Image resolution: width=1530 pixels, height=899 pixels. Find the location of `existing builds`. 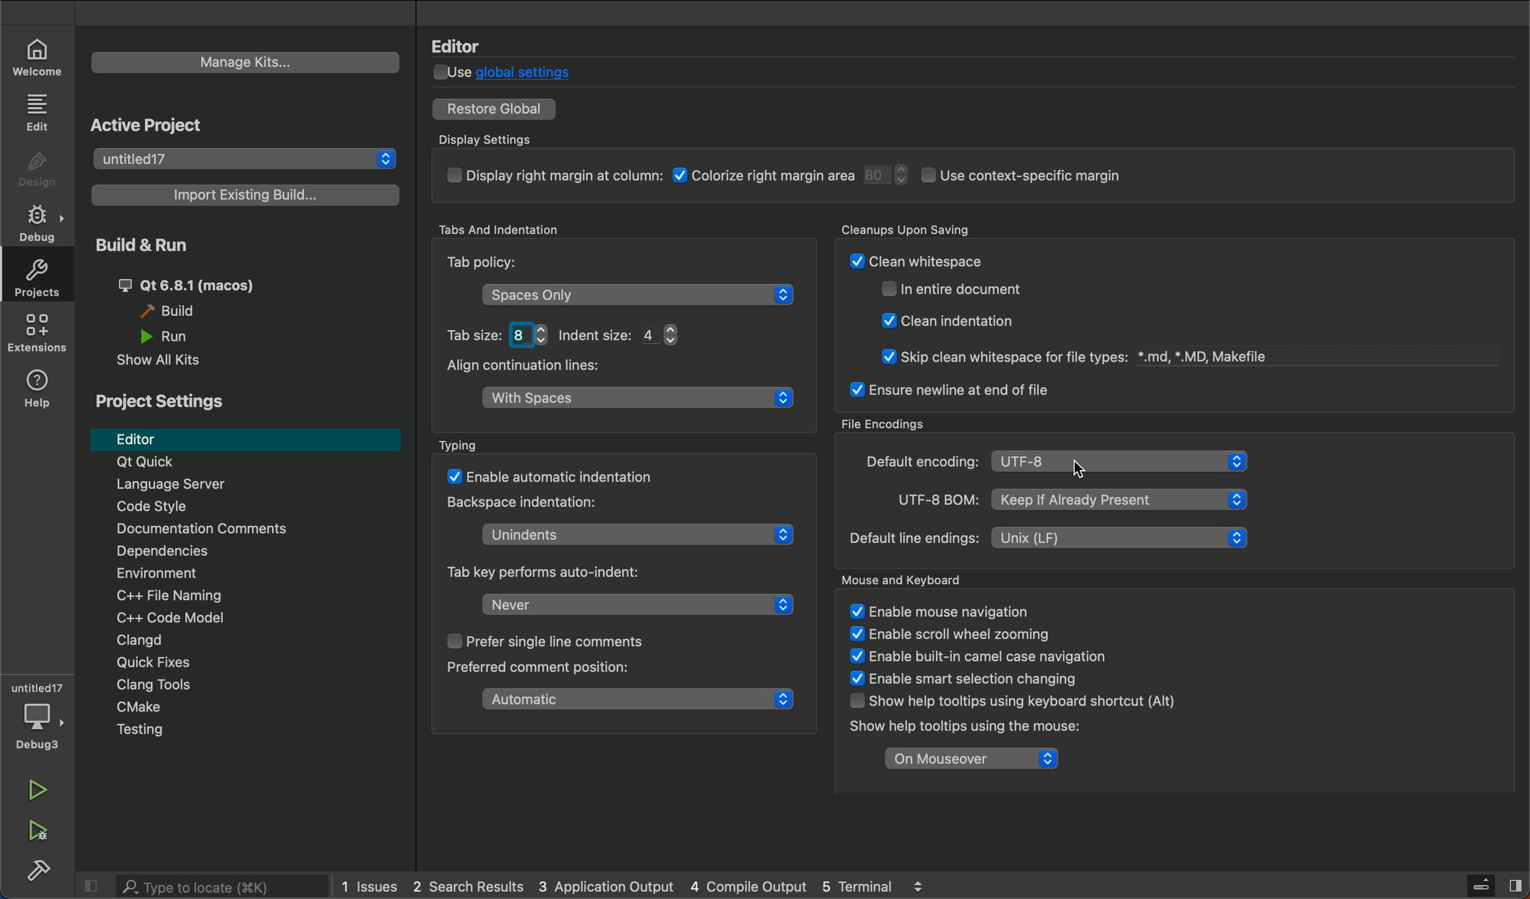

existing builds is located at coordinates (240, 194).